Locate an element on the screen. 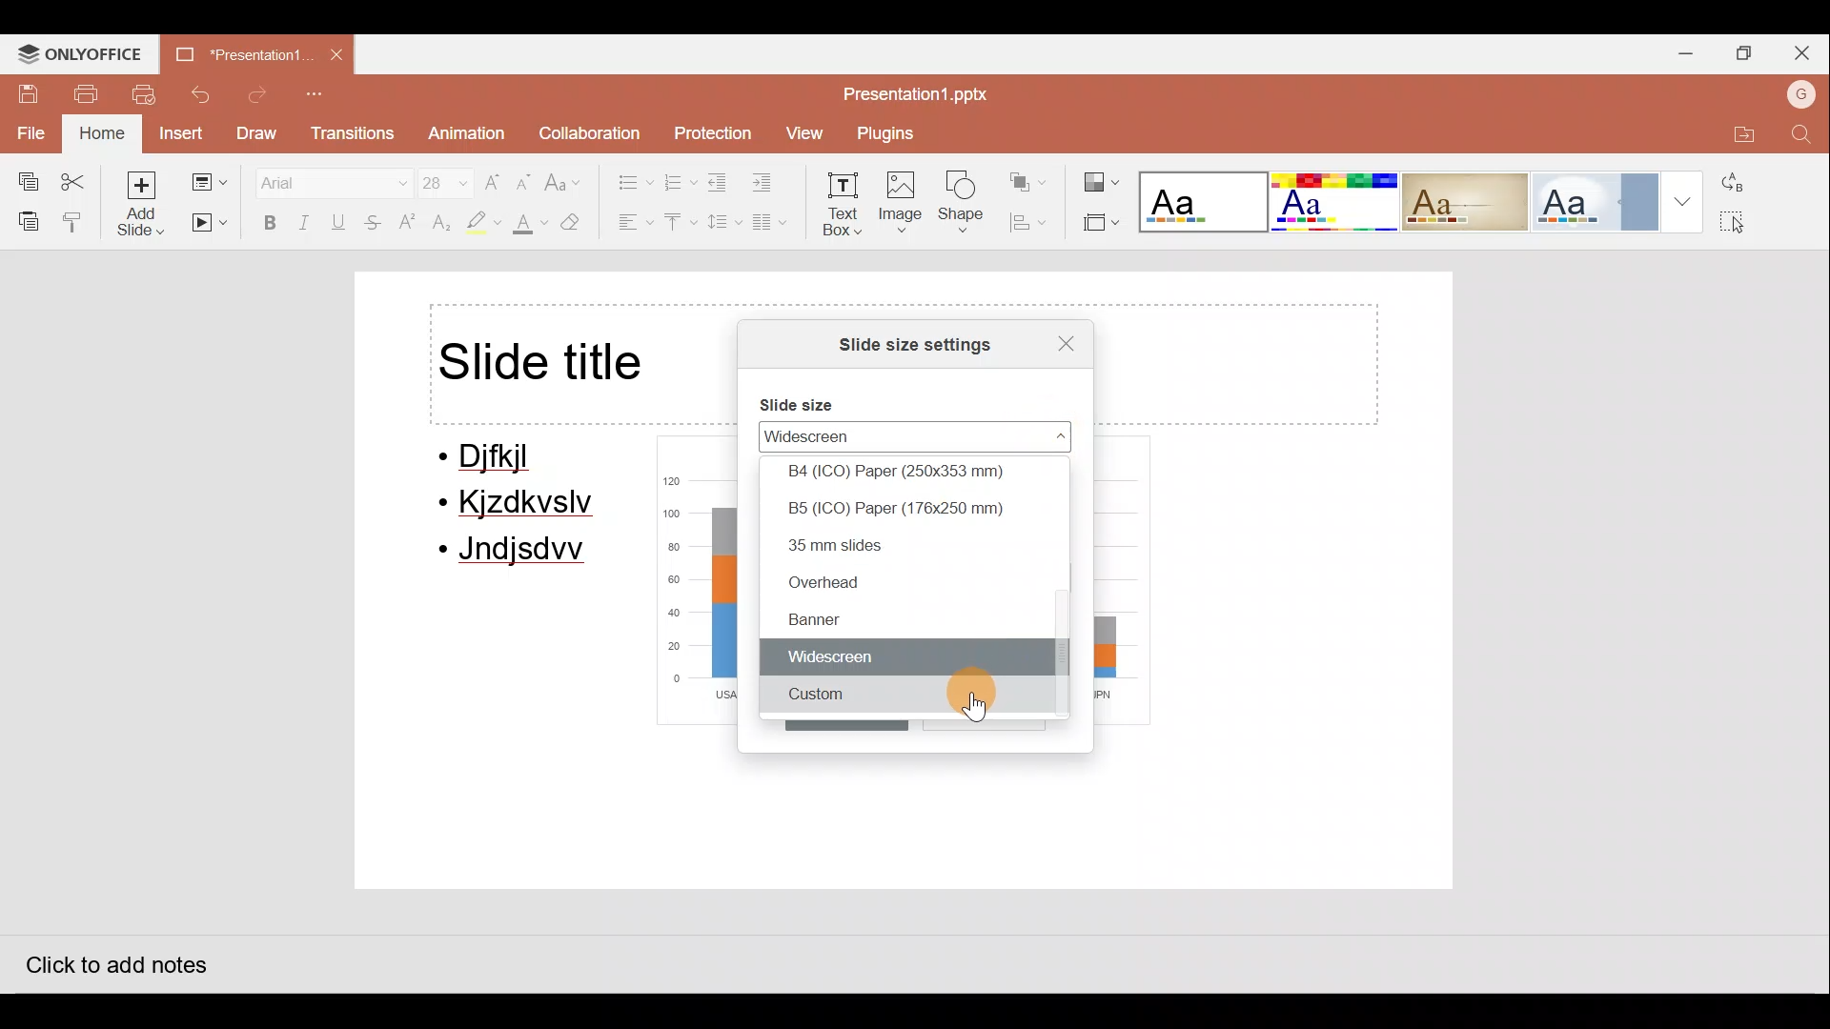 This screenshot has width=1830, height=1029. Columns is located at coordinates (777, 226).